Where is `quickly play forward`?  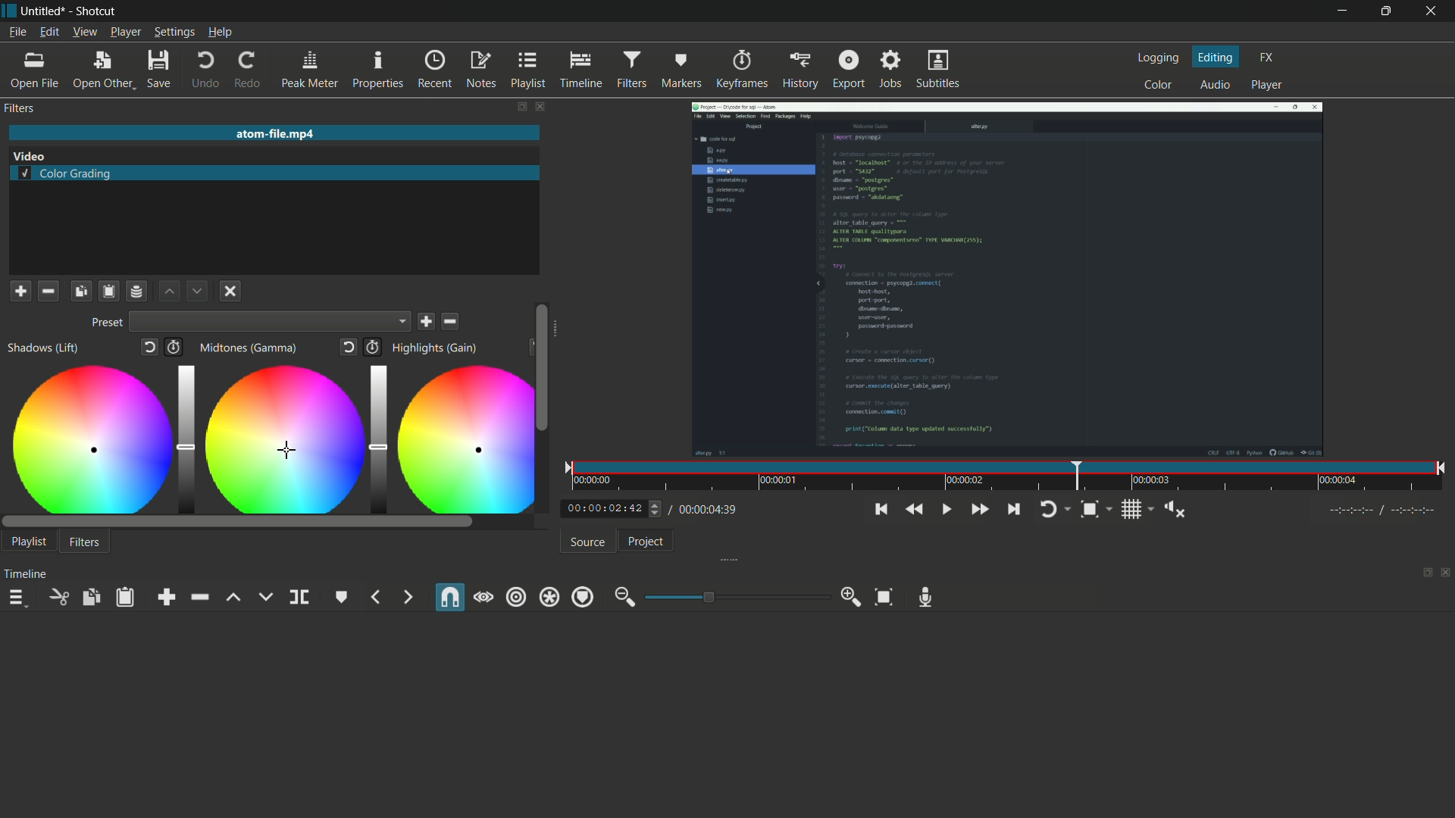 quickly play forward is located at coordinates (981, 509).